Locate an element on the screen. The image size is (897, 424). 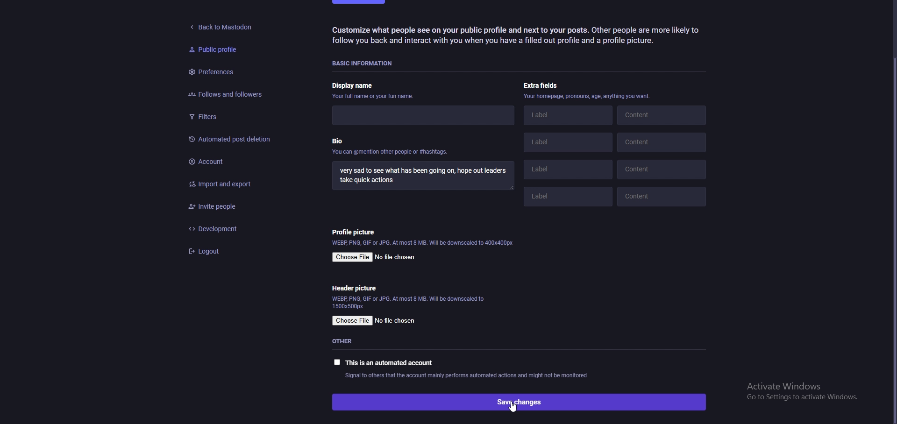
Import and export is located at coordinates (231, 182).